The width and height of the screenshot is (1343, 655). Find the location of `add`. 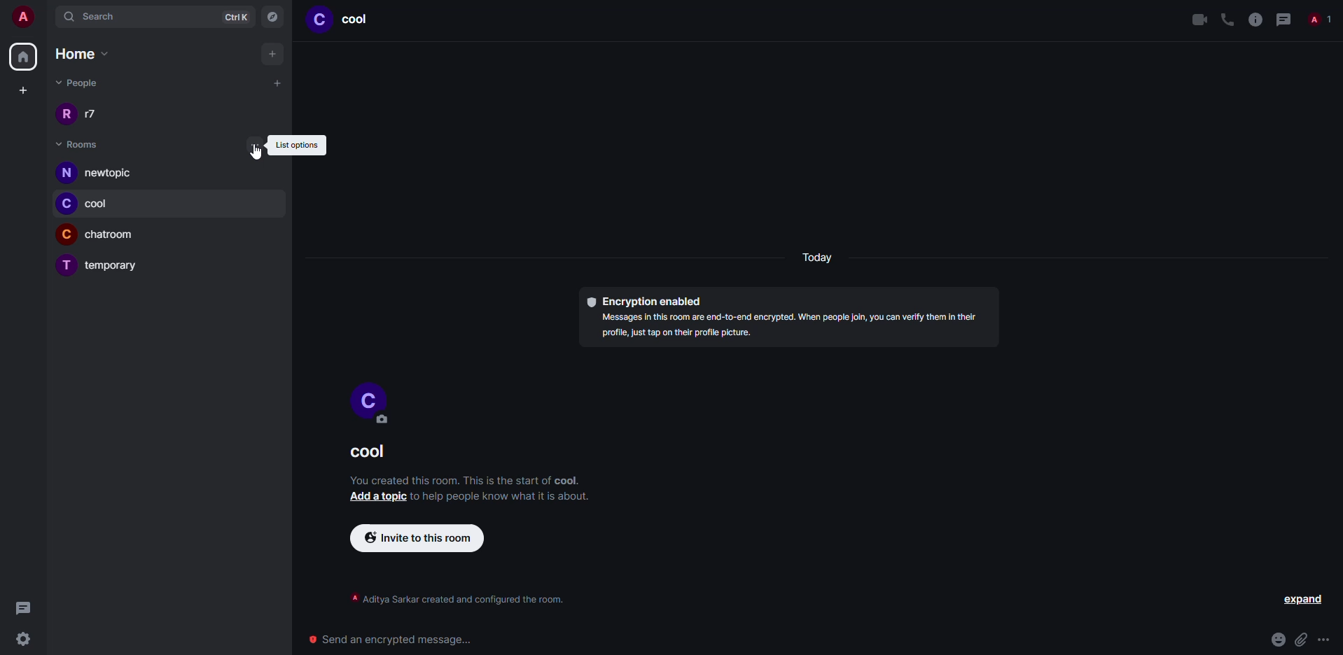

add is located at coordinates (274, 84).